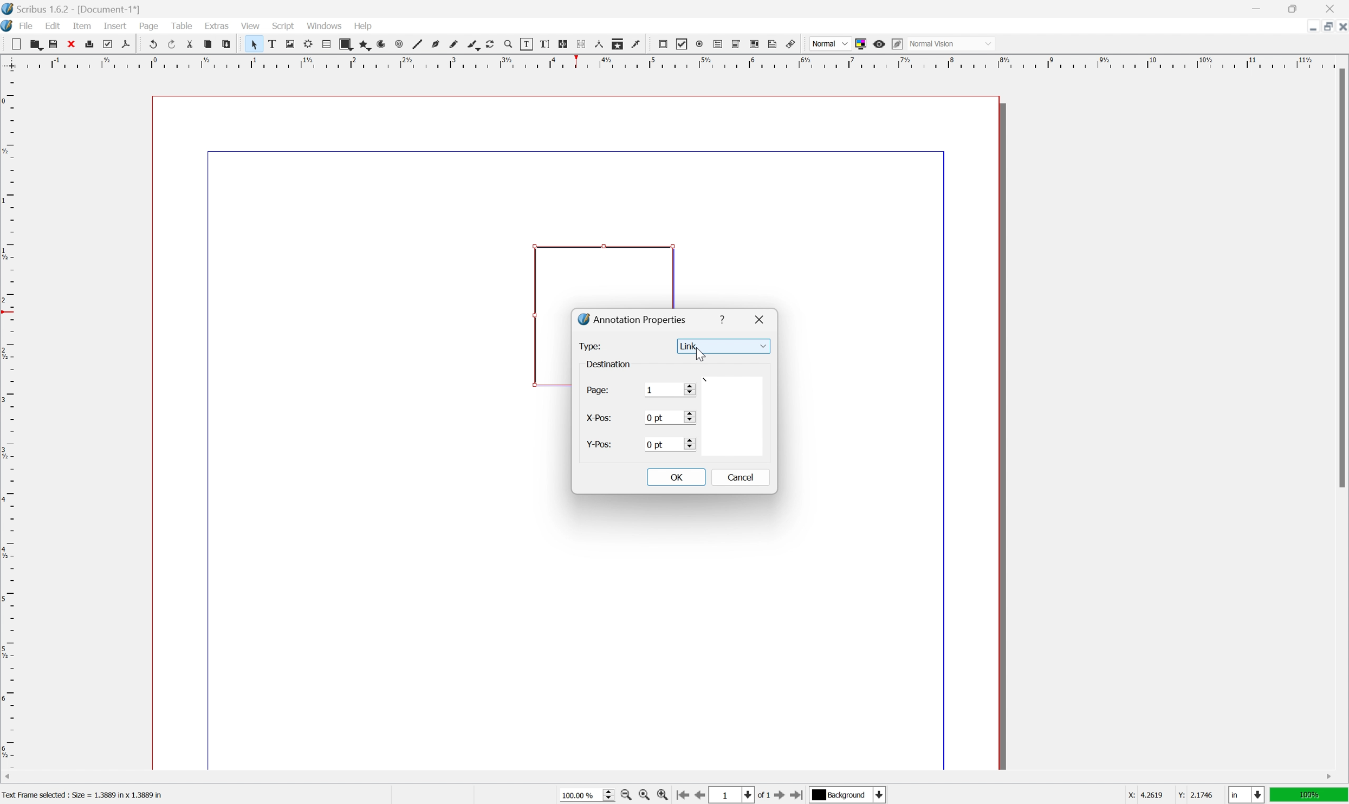 The width and height of the screenshot is (1349, 804). Describe the element at coordinates (673, 62) in the screenshot. I see `ruler` at that location.